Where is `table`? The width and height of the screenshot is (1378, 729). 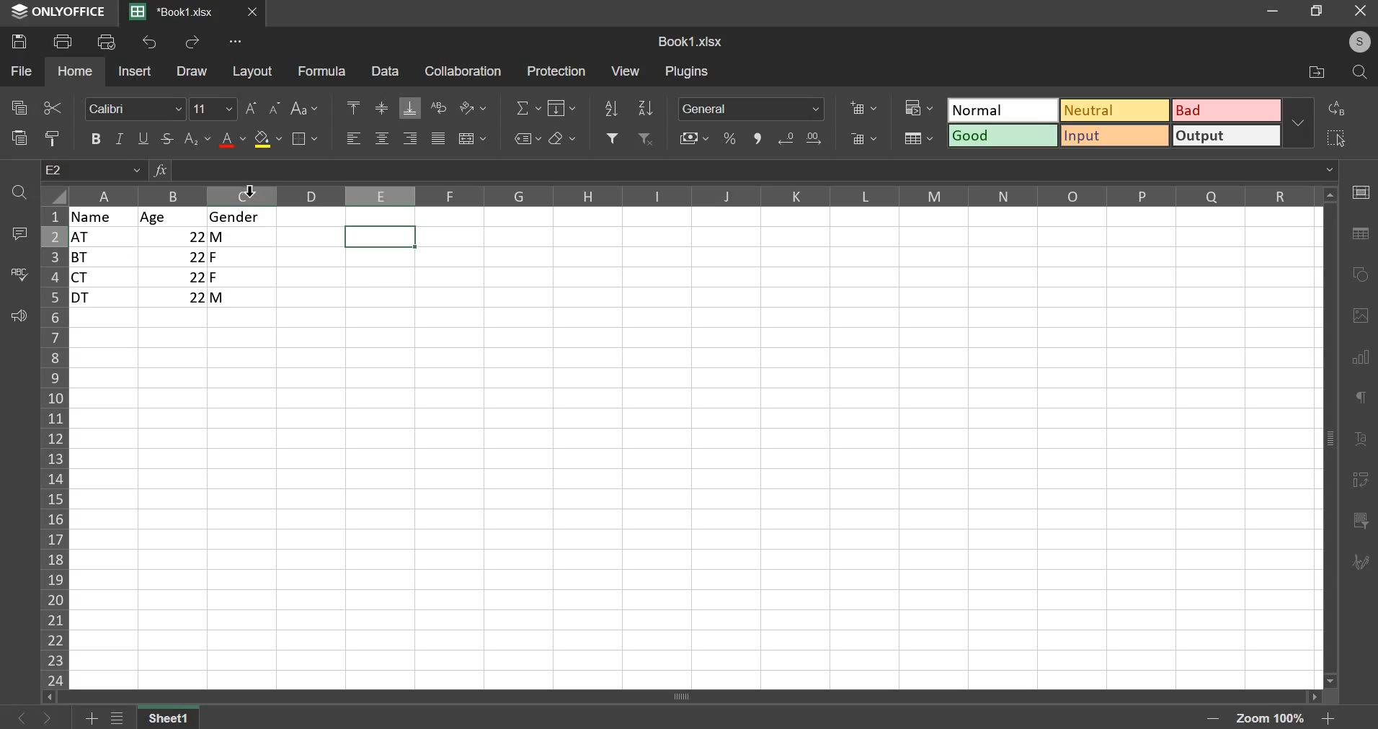
table is located at coordinates (1359, 235).